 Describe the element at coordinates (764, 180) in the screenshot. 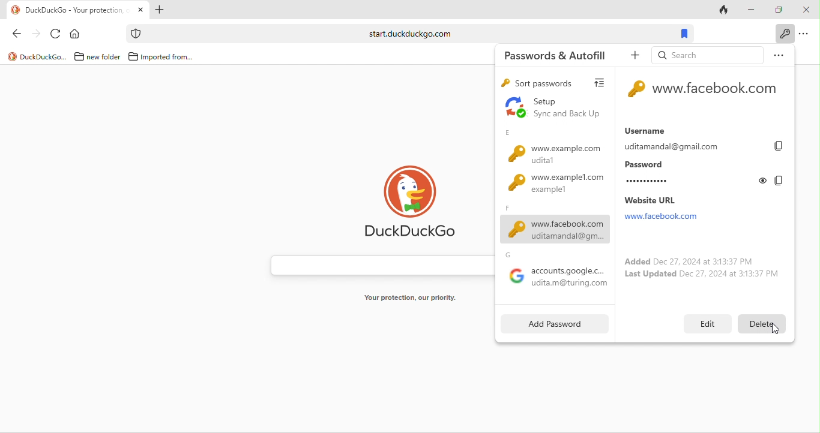

I see `show password` at that location.